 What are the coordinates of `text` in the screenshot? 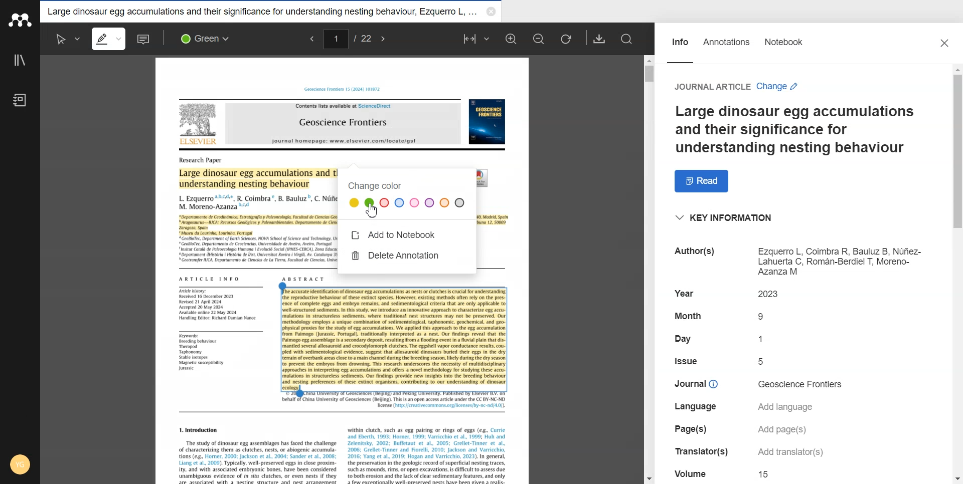 It's located at (210, 278).